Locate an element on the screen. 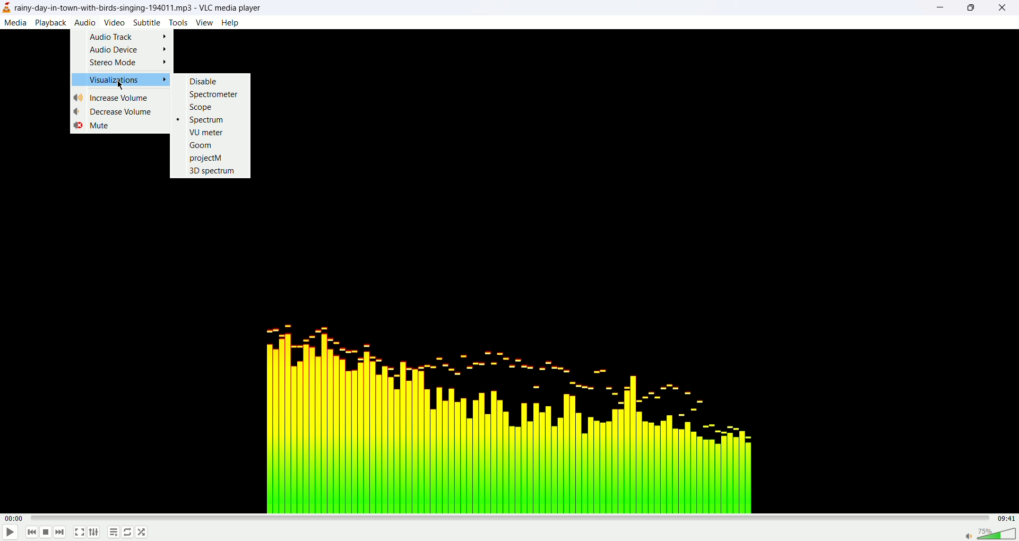 The height and width of the screenshot is (541, 1019). increase volume is located at coordinates (114, 98).